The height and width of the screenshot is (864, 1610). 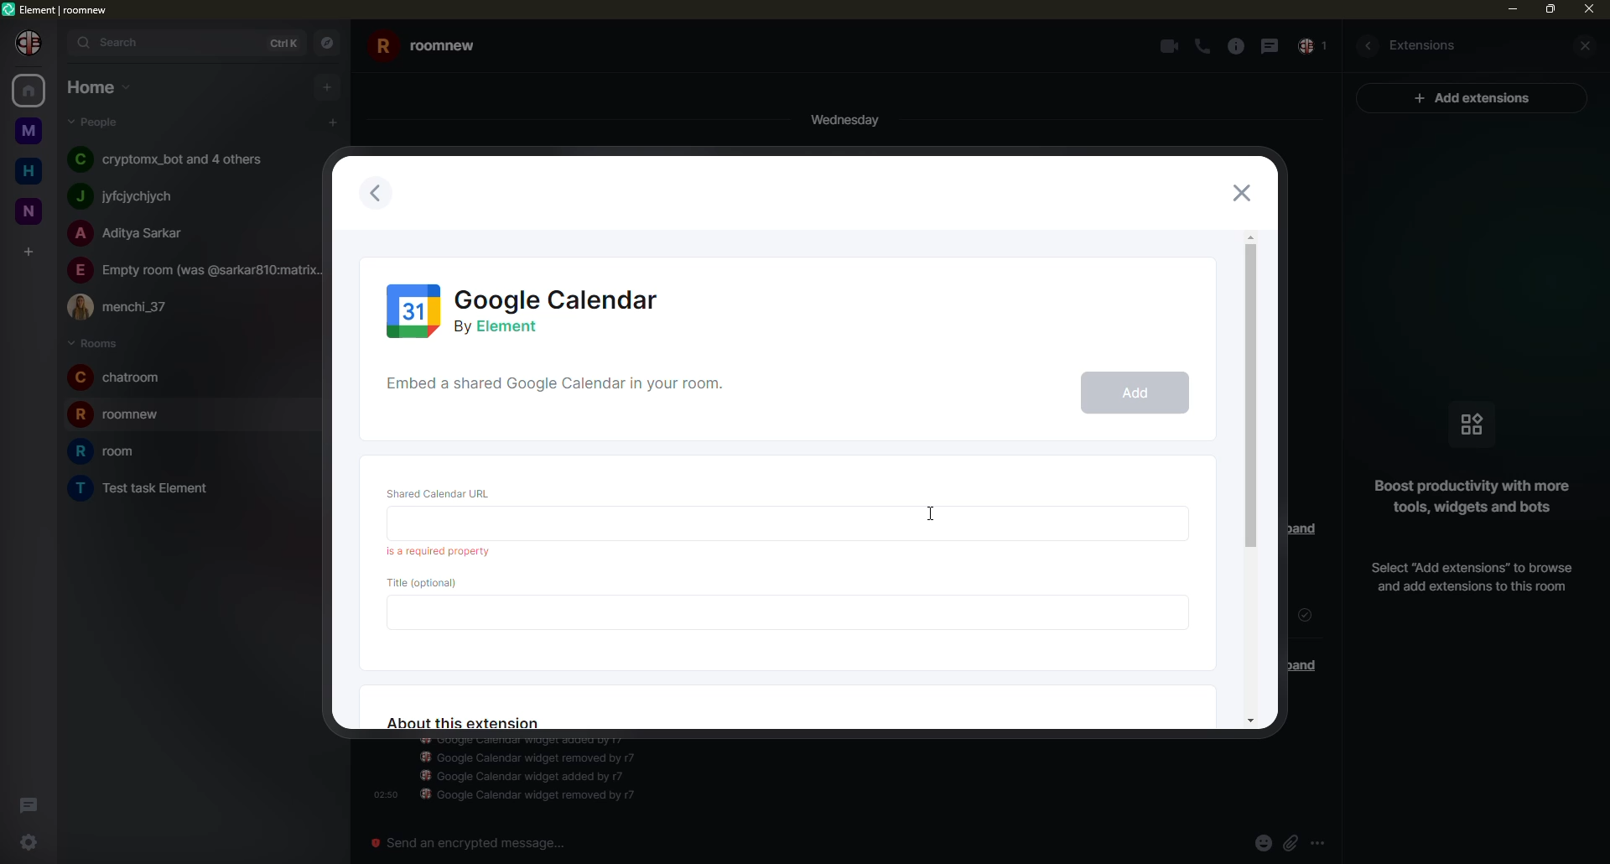 I want to click on people, so click(x=96, y=122).